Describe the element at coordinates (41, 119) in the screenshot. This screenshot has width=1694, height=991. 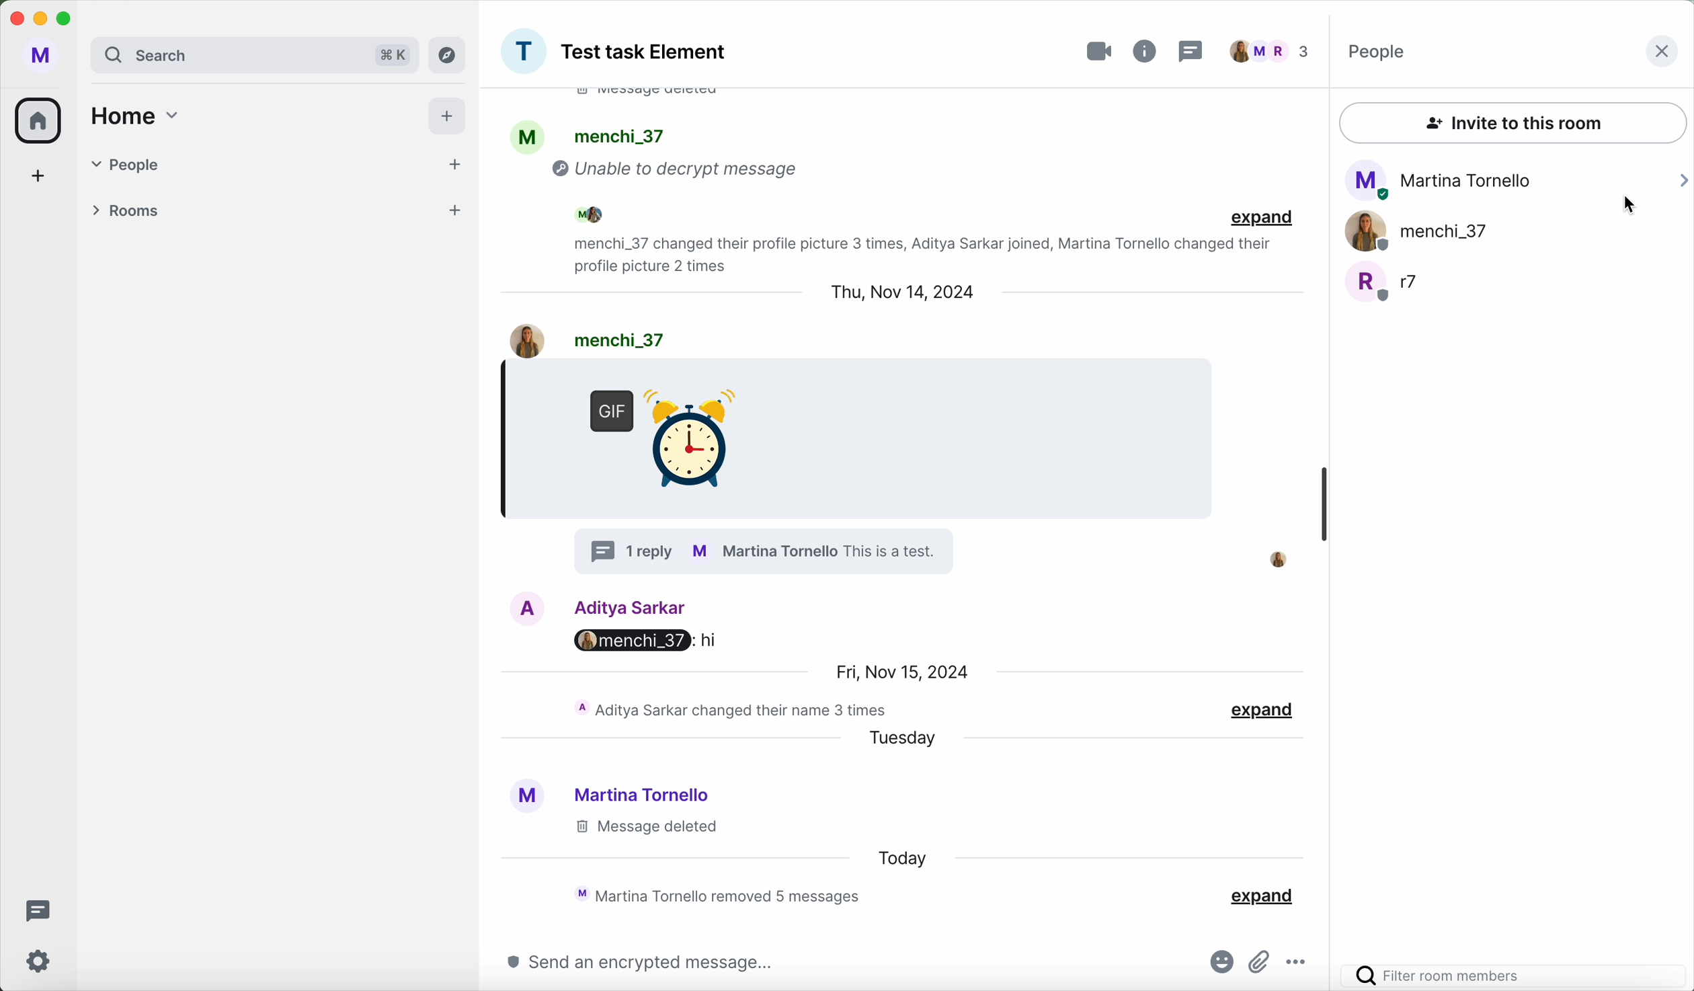
I see `home icon` at that location.